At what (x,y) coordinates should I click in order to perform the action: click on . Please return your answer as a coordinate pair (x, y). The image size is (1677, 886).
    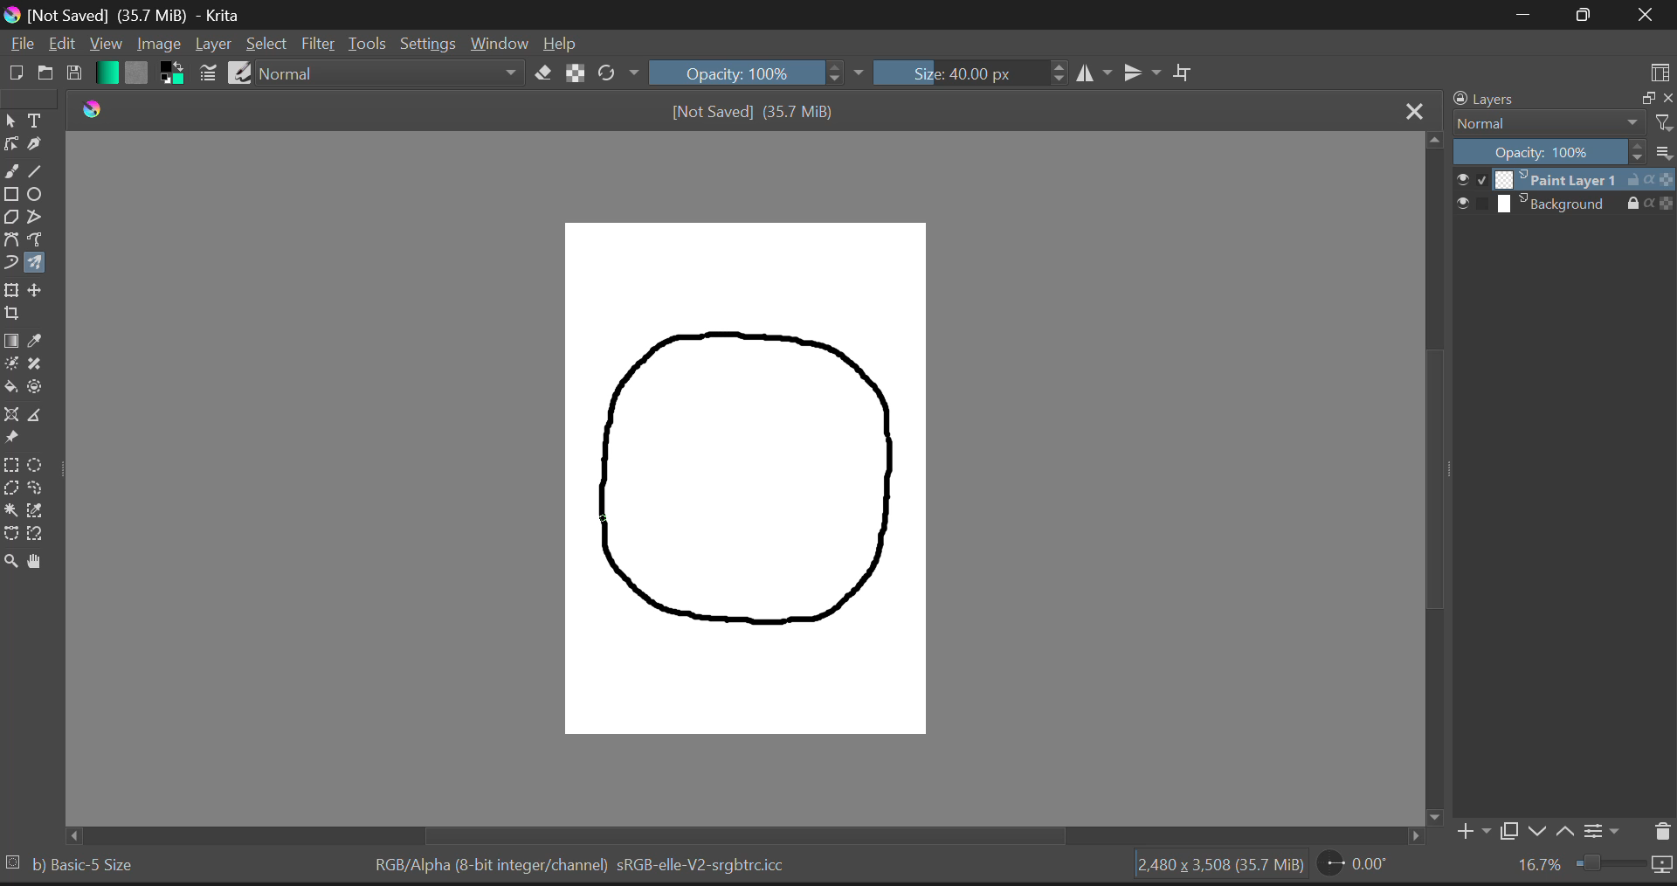
    Looking at the image, I should click on (66, 834).